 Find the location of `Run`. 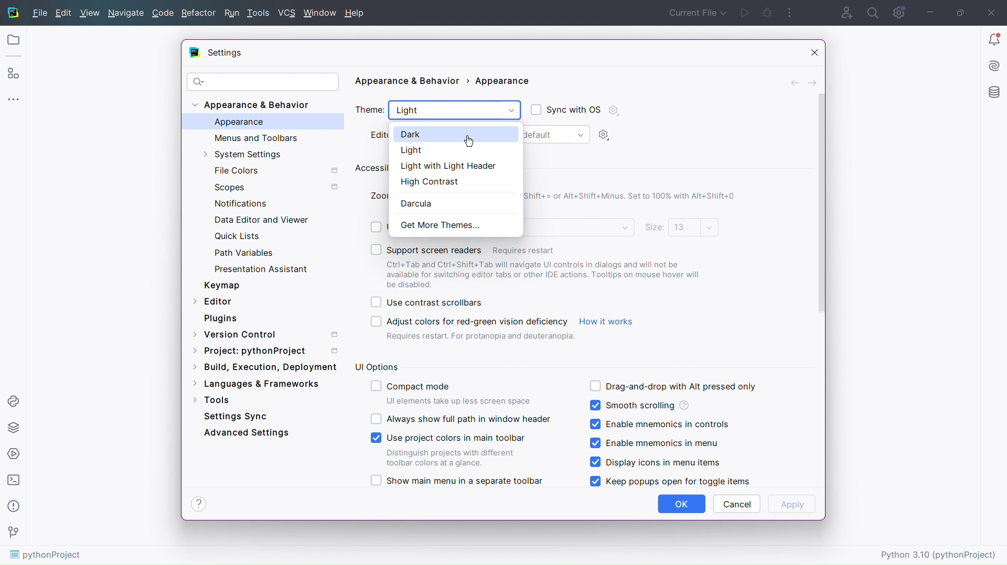

Run is located at coordinates (746, 13).